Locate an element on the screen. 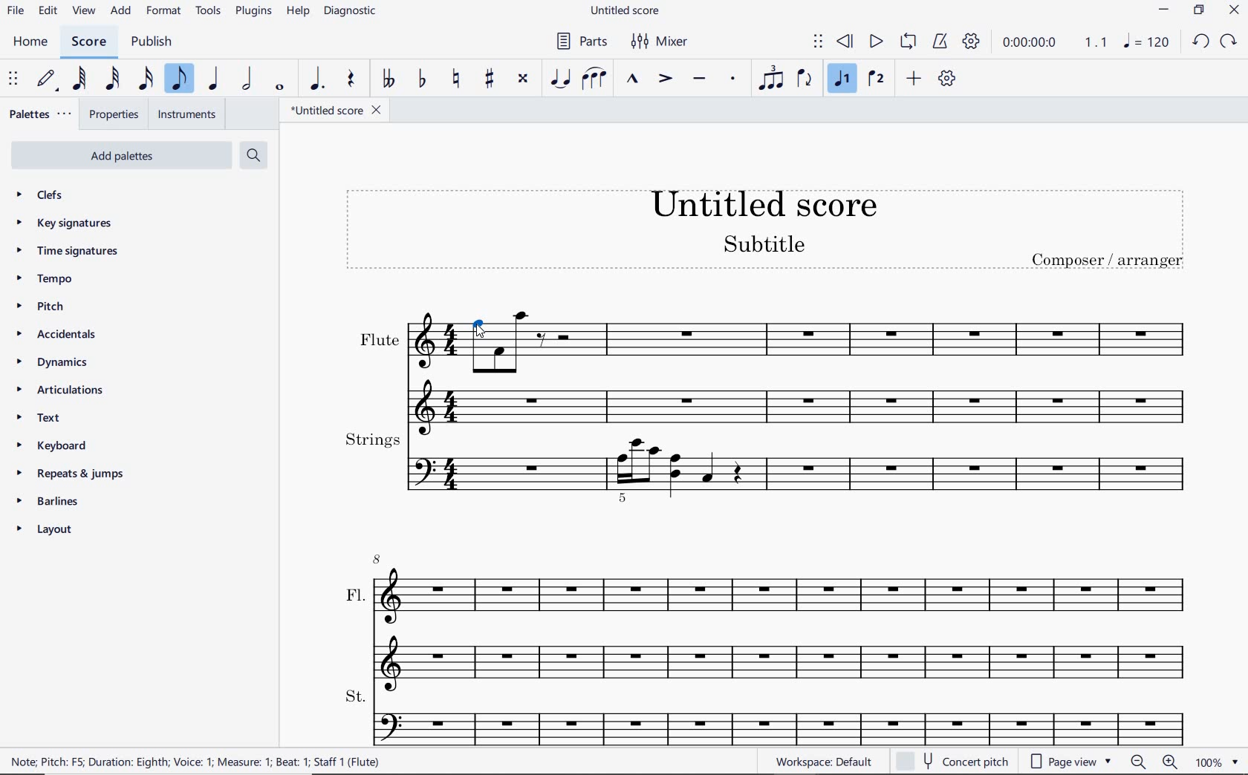 The width and height of the screenshot is (1248, 775). page view is located at coordinates (1070, 762).